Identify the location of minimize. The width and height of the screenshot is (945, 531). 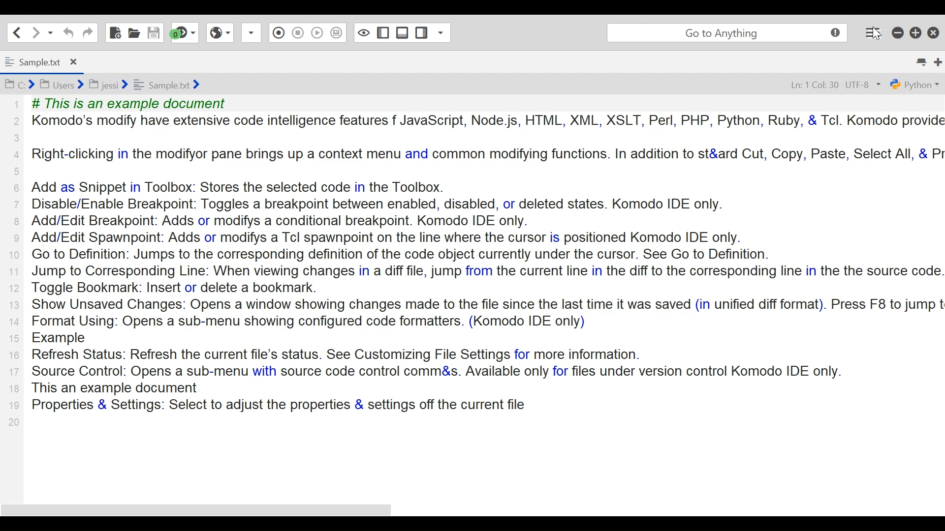
(896, 32).